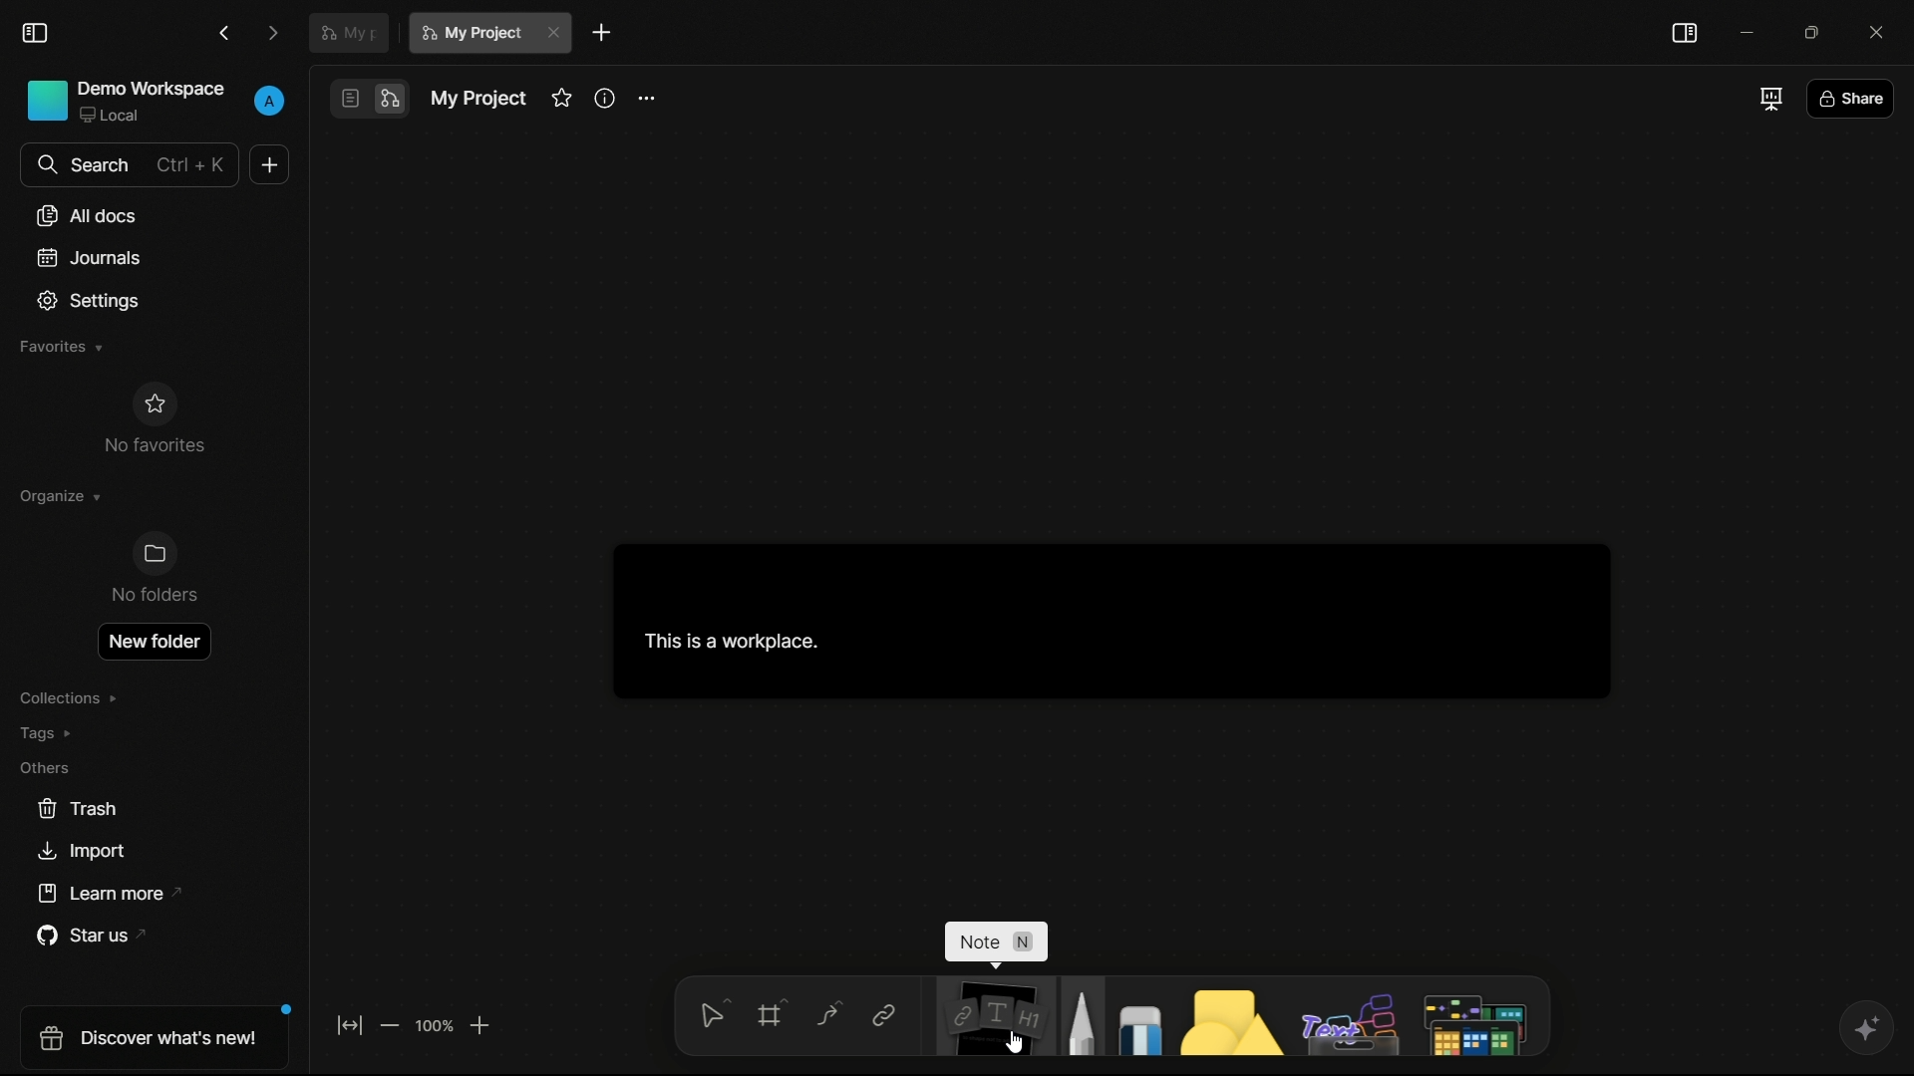 This screenshot has width=1914, height=1076. What do you see at coordinates (350, 98) in the screenshot?
I see `page mode` at bounding box center [350, 98].